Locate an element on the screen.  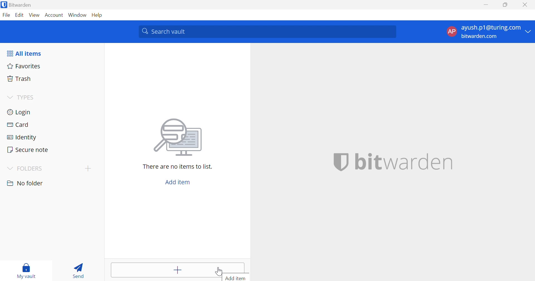
Secure note is located at coordinates (27, 150).